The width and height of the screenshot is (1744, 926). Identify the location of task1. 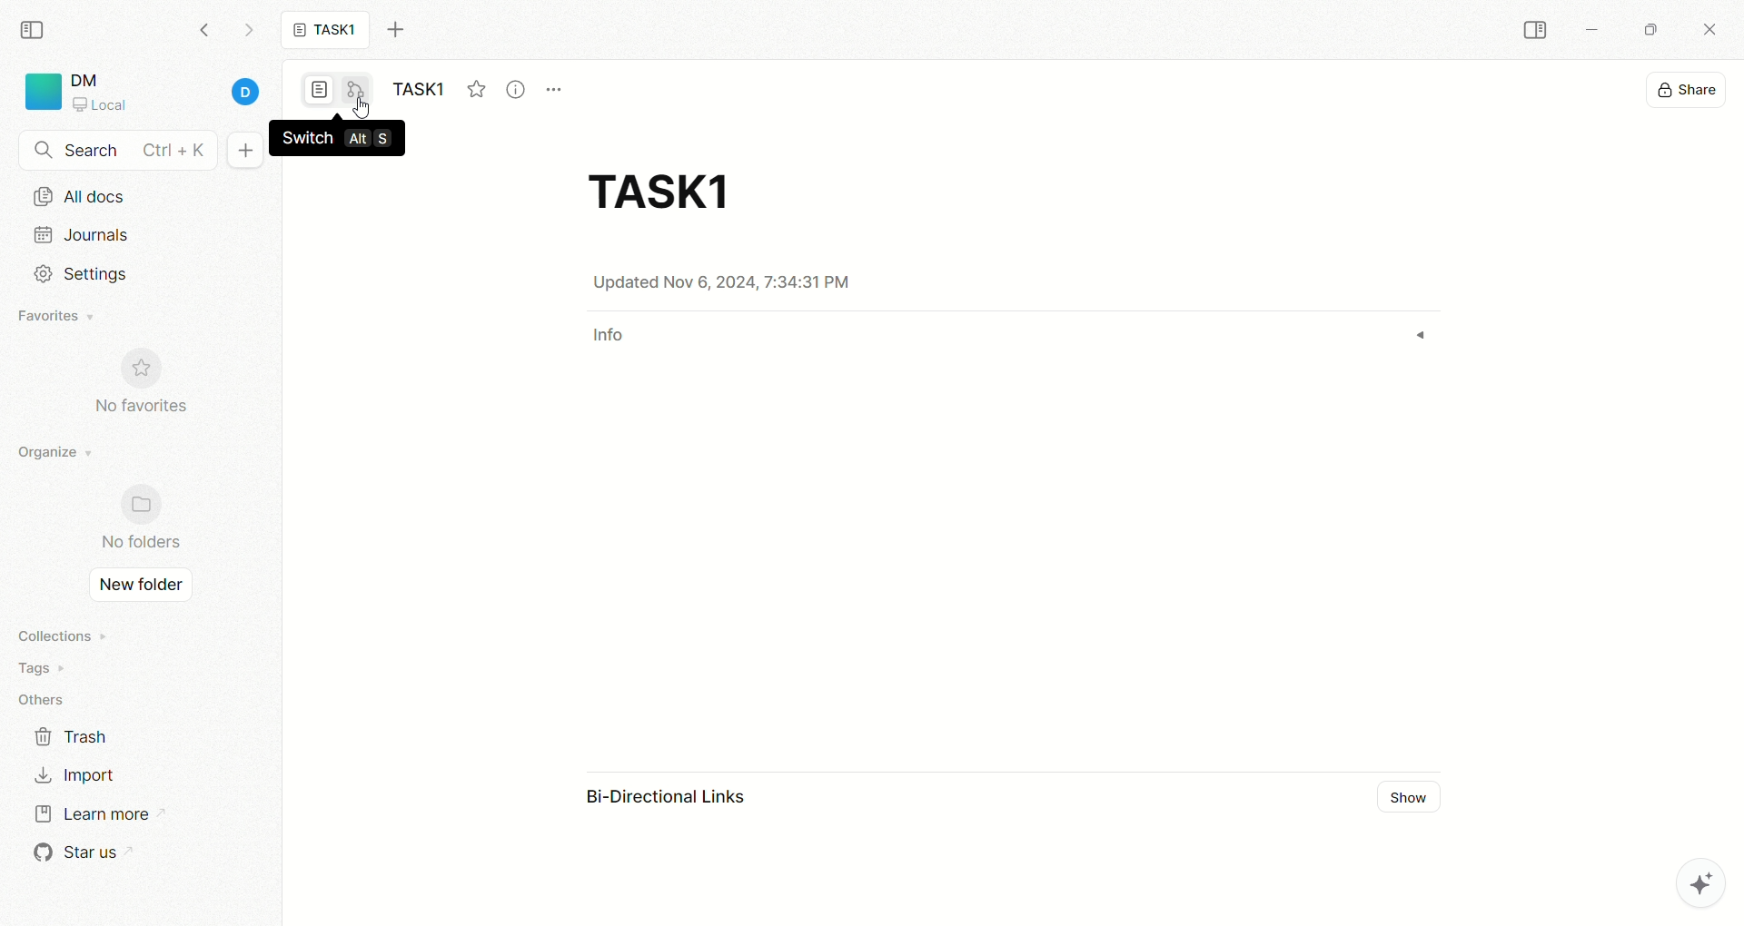
(423, 92).